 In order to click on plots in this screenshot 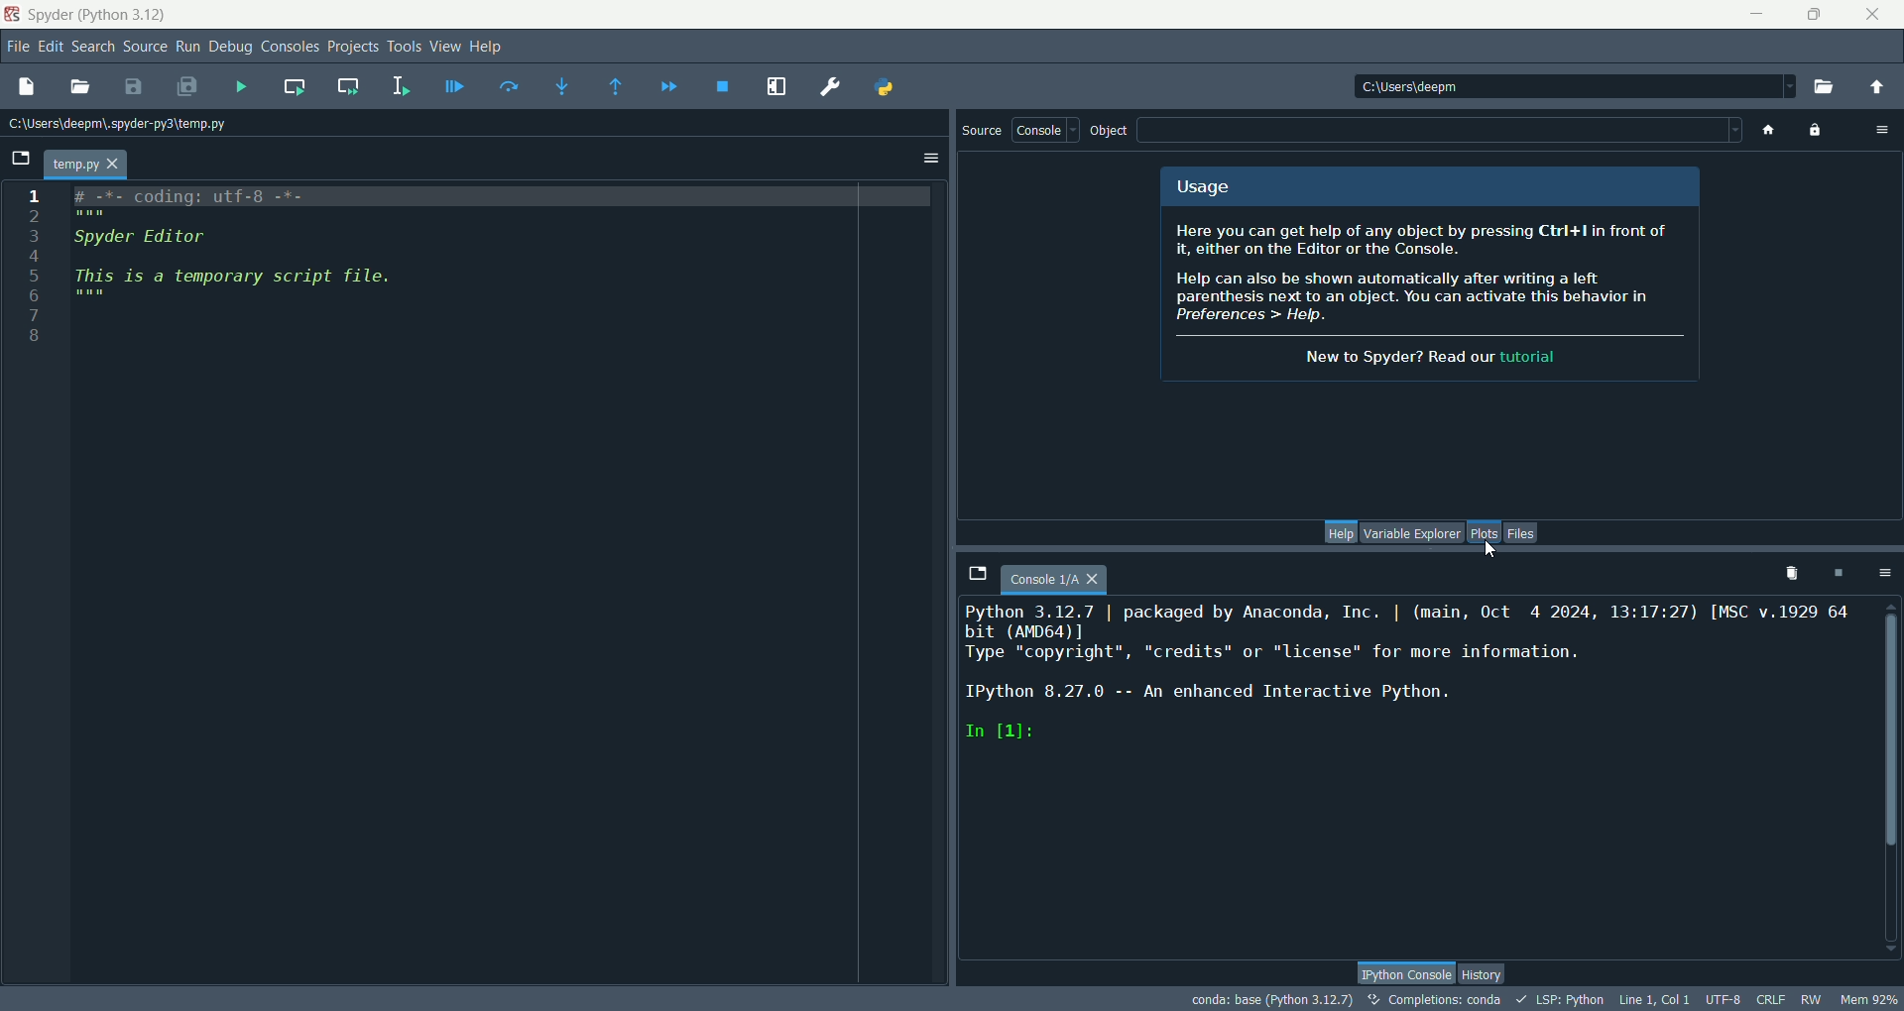, I will do `click(1481, 533)`.